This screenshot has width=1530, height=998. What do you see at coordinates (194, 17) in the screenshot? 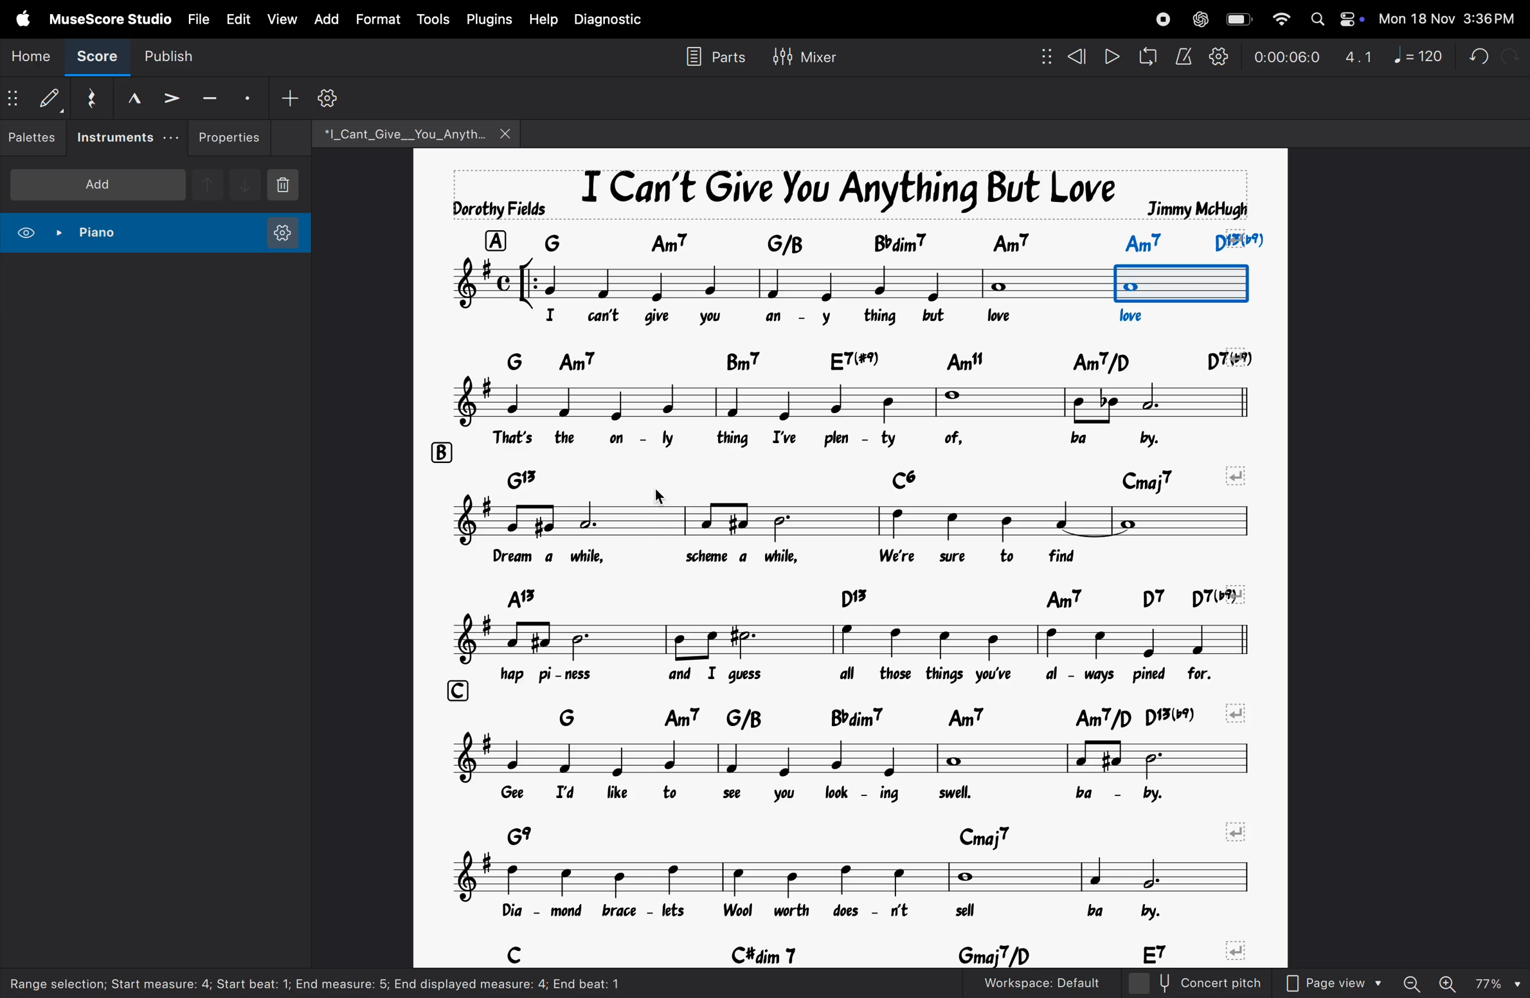
I see `file` at bounding box center [194, 17].